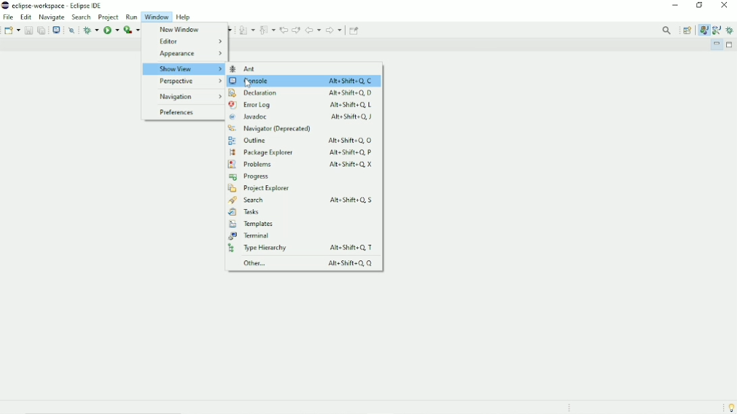  What do you see at coordinates (8, 17) in the screenshot?
I see `File` at bounding box center [8, 17].